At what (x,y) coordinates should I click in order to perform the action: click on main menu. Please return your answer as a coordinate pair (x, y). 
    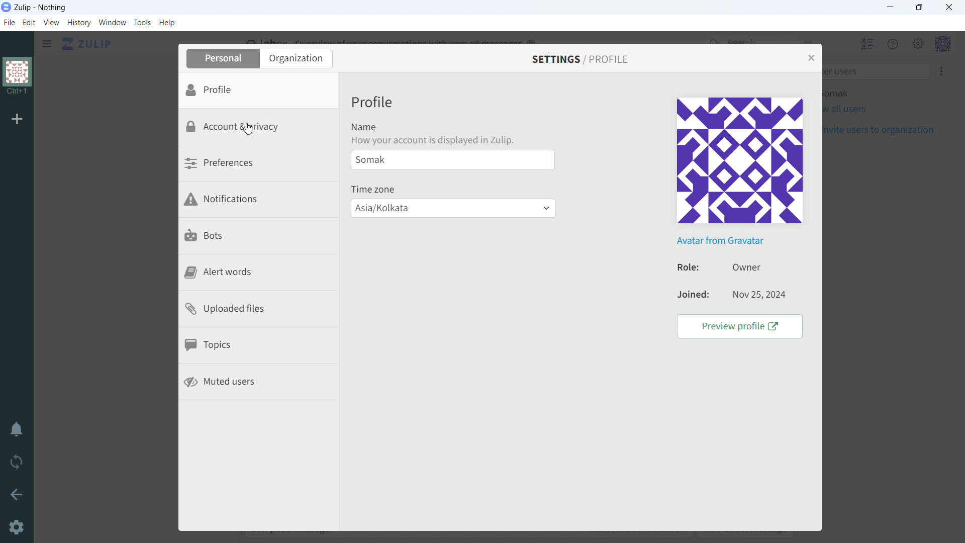
    Looking at the image, I should click on (918, 44).